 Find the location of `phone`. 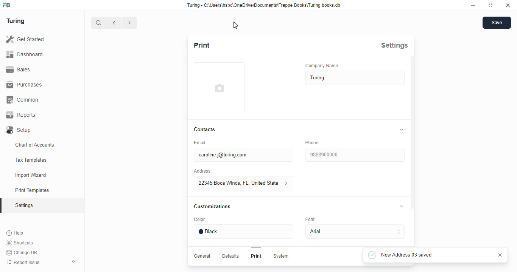

phone is located at coordinates (313, 142).